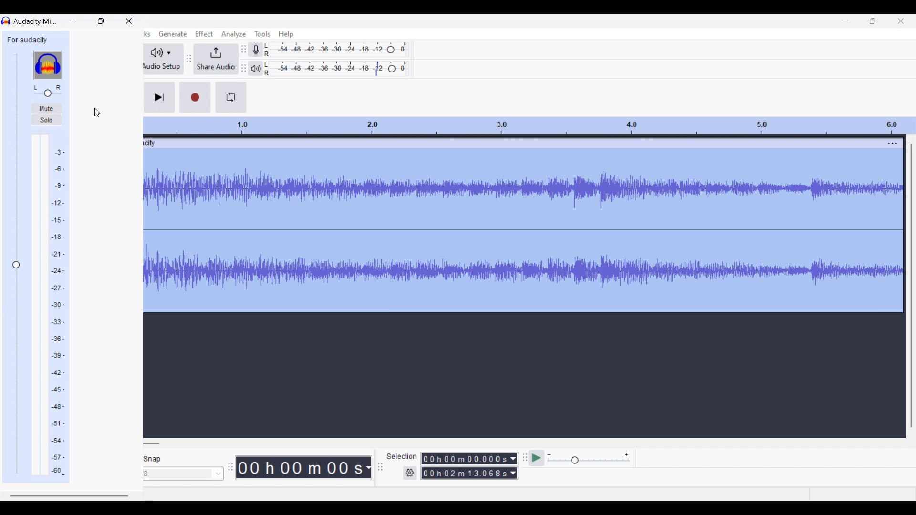 The image size is (916, 515). What do you see at coordinates (514, 466) in the screenshot?
I see `Duration measurement options` at bounding box center [514, 466].